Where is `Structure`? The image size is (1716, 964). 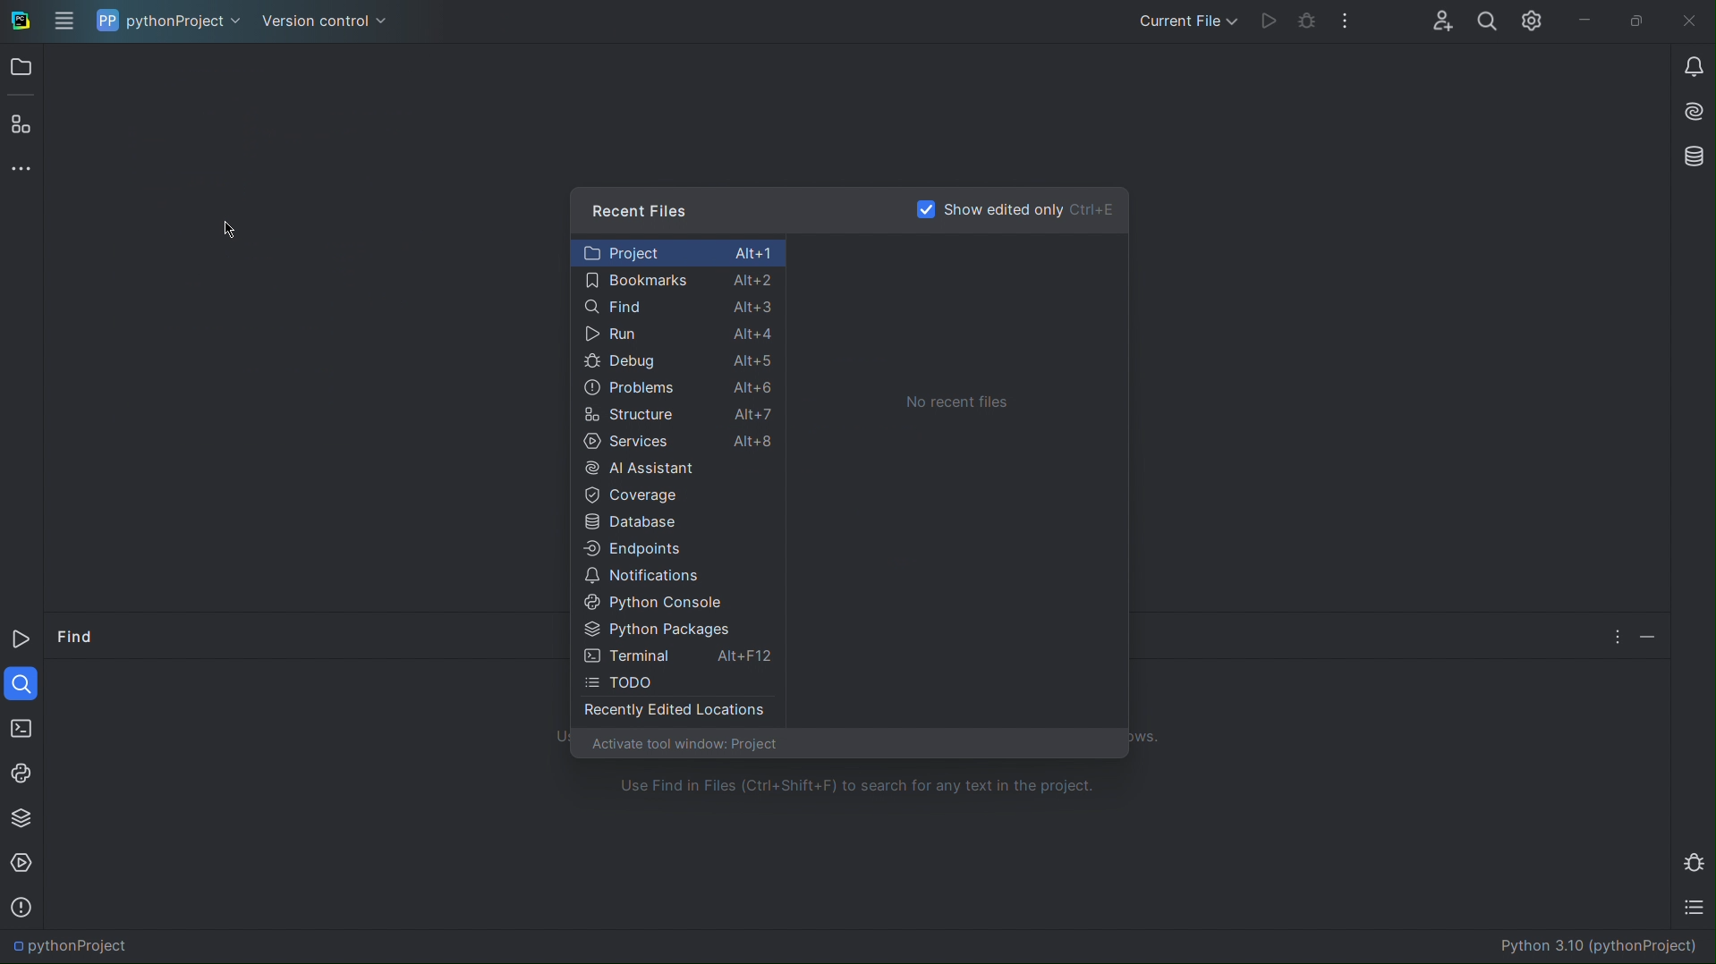
Structure is located at coordinates (18, 123).